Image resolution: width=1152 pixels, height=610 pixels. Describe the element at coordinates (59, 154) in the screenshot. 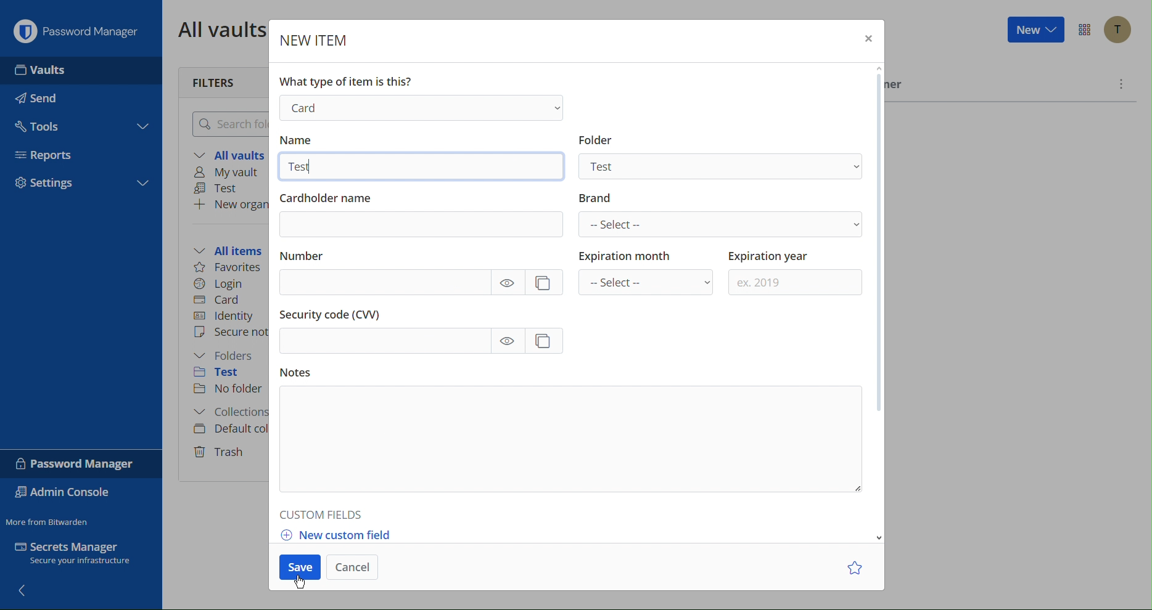

I see `Reports` at that location.